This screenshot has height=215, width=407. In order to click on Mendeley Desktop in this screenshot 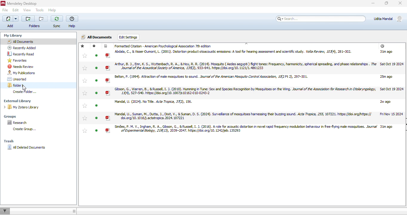, I will do `click(25, 3)`.